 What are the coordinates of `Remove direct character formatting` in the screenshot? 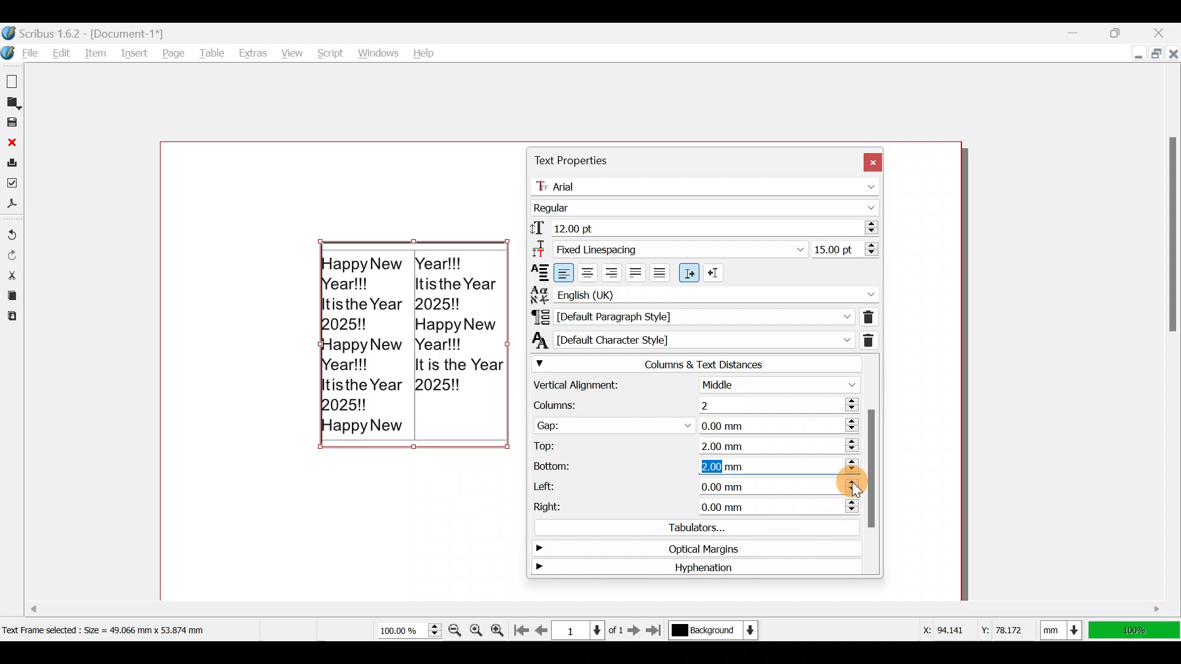 It's located at (871, 338).